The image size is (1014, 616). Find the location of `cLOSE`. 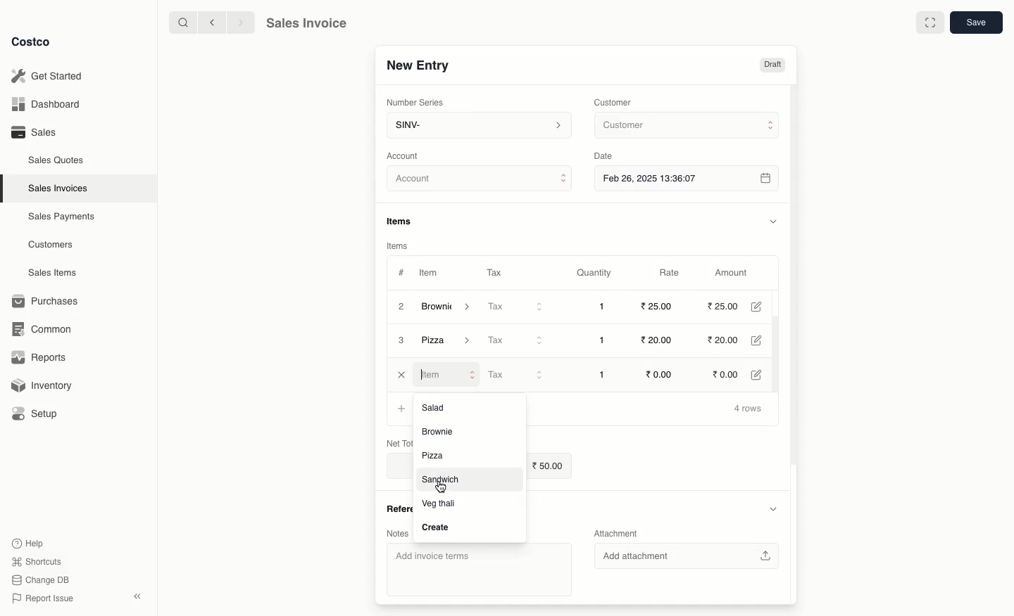

cLOSE is located at coordinates (401, 375).